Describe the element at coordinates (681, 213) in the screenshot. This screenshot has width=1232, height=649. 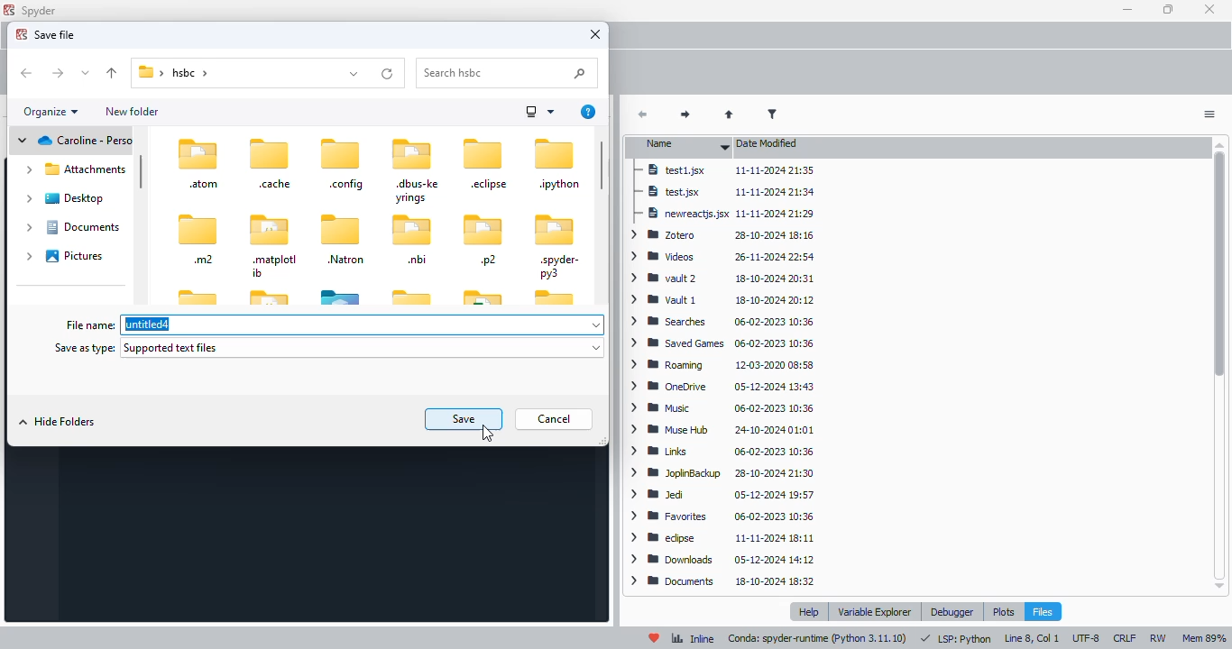
I see `newreactjs.jsx` at that location.